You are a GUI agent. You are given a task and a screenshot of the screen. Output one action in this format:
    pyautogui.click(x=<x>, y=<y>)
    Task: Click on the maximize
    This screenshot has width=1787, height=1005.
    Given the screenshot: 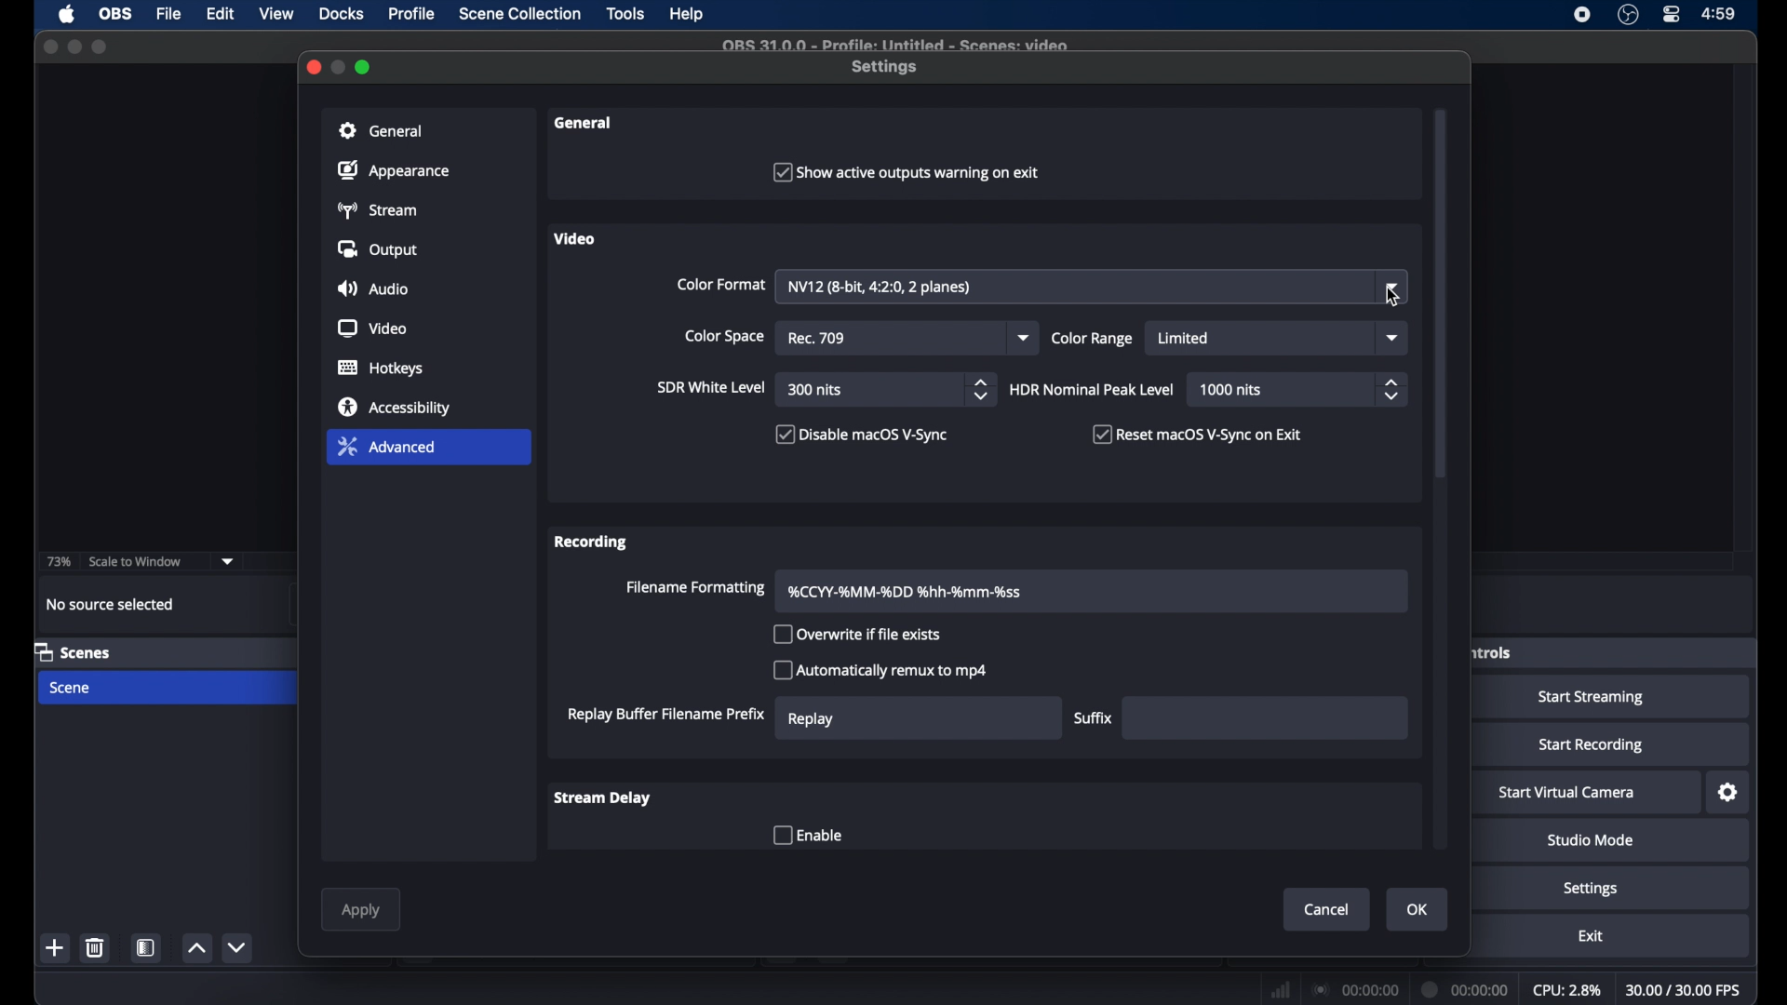 What is the action you would take?
    pyautogui.click(x=364, y=67)
    